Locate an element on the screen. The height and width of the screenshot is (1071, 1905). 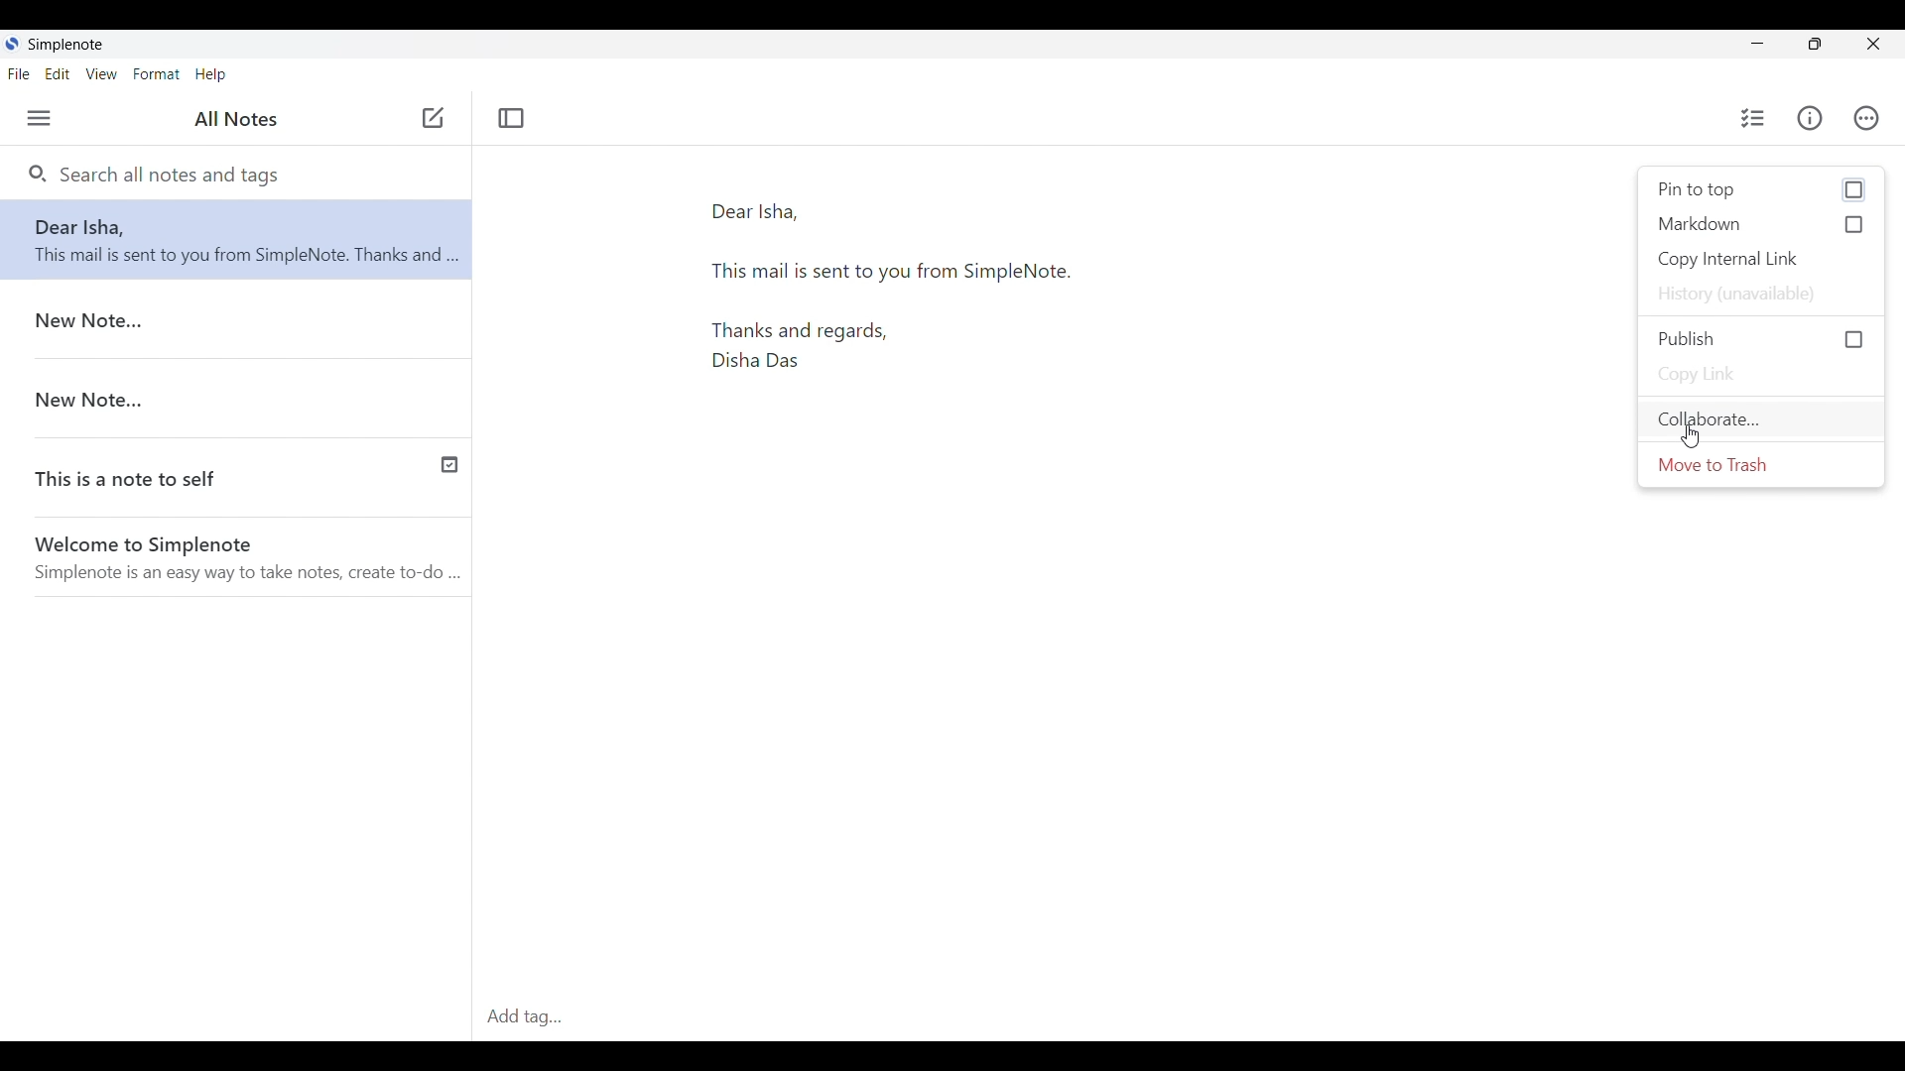
Maximize is located at coordinates (1815, 44).